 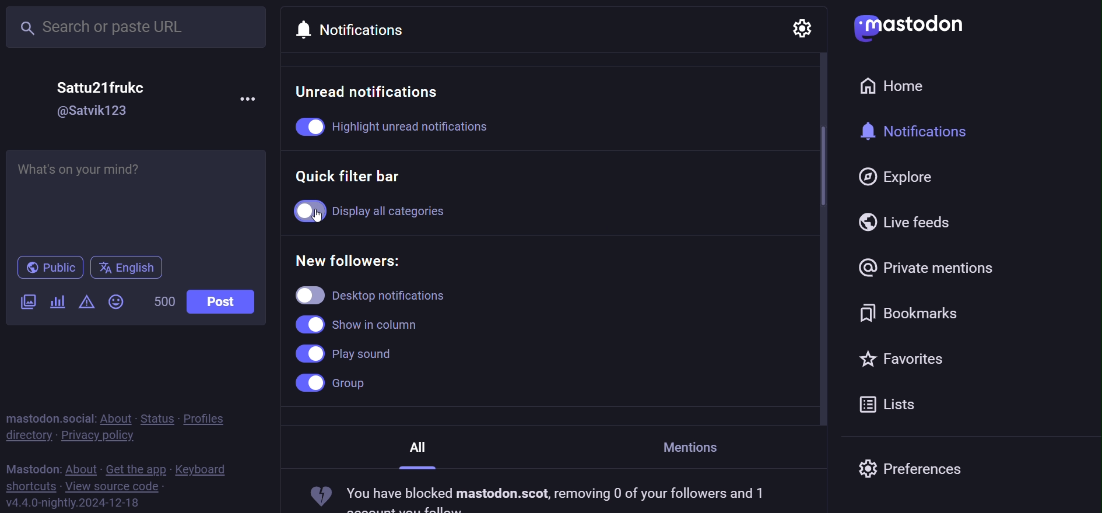 I want to click on scrolled down, so click(x=822, y=165).